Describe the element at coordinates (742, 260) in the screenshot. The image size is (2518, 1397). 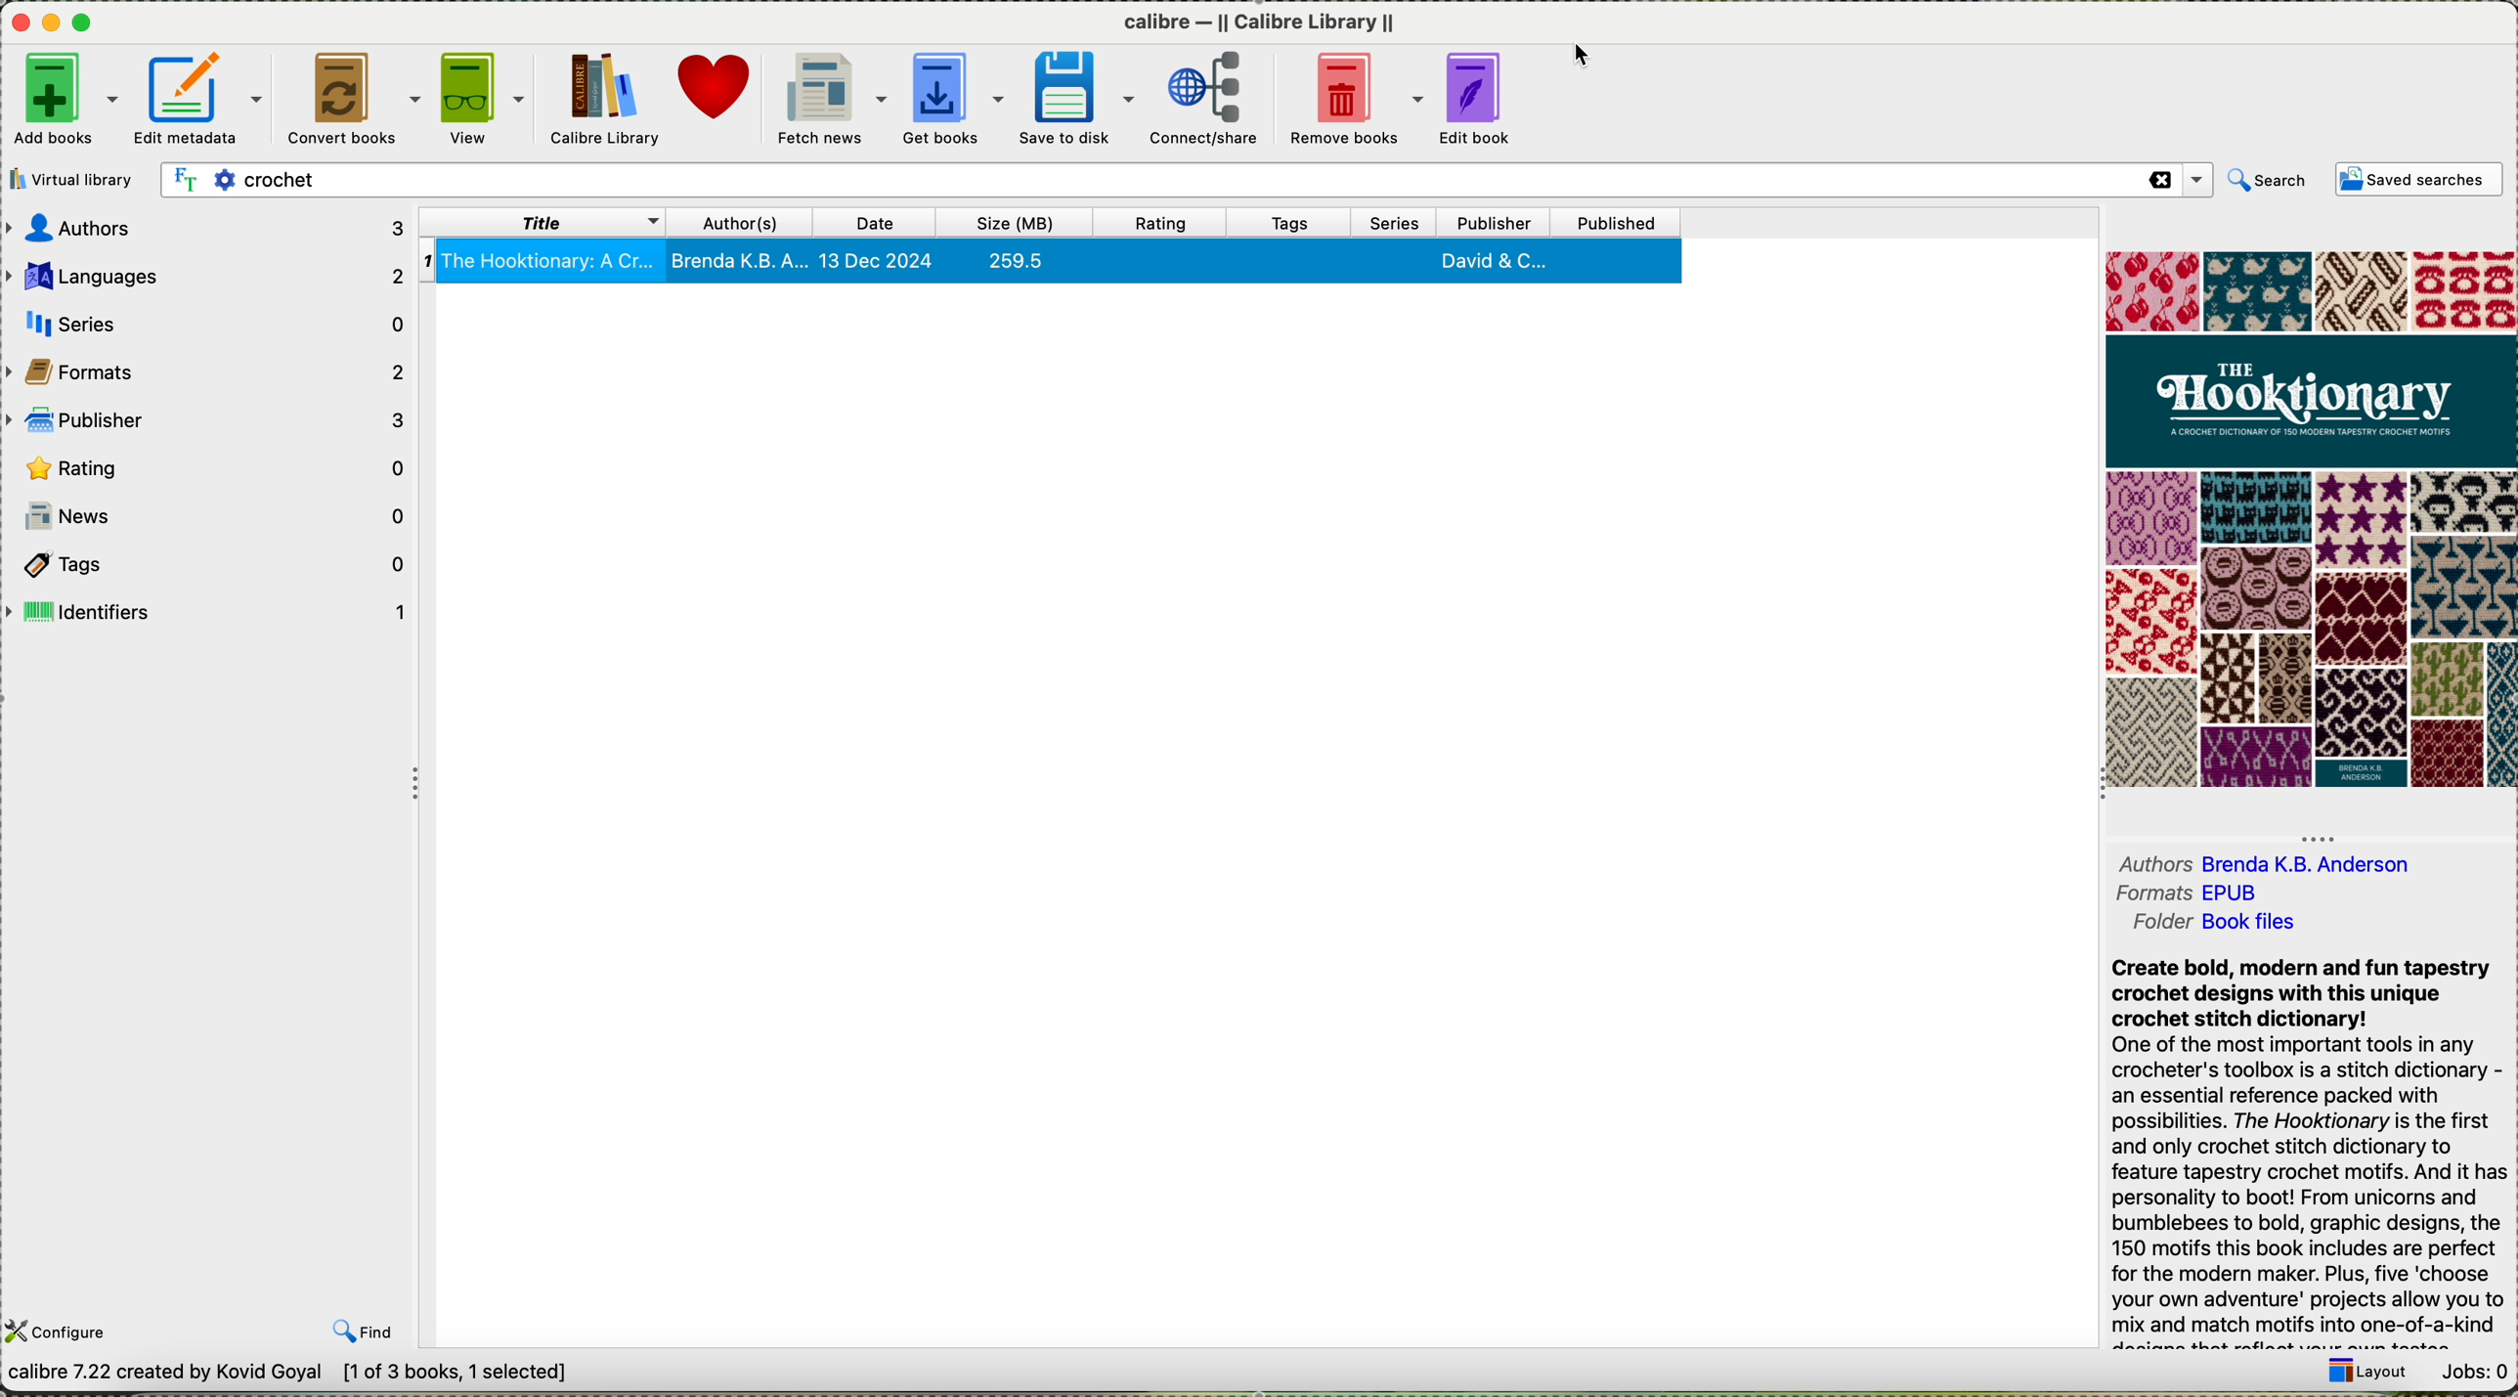
I see `Brenda K.B.A` at that location.